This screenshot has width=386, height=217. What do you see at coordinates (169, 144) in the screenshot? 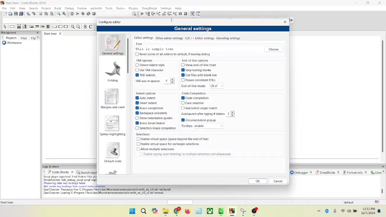
I see `enable virtual space for rectangle` at bounding box center [169, 144].